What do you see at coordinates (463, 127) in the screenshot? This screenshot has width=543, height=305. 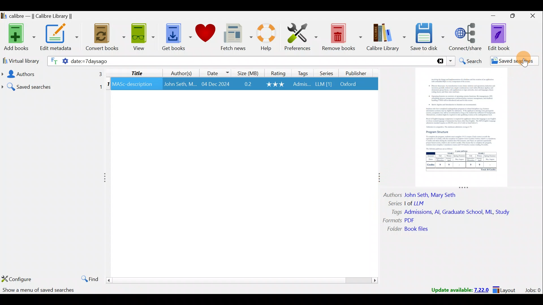 I see `Book preview` at bounding box center [463, 127].